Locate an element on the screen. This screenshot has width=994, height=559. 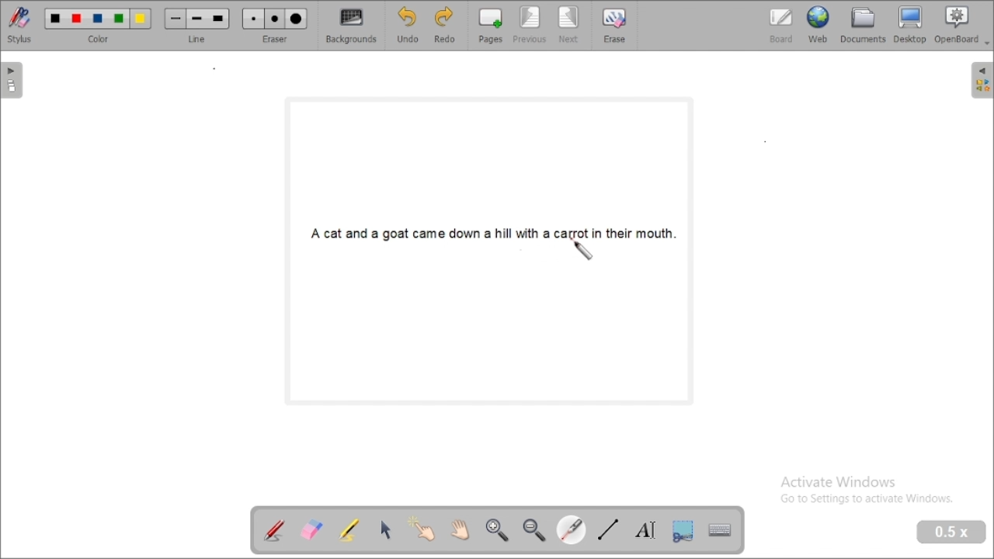
redo is located at coordinates (445, 26).